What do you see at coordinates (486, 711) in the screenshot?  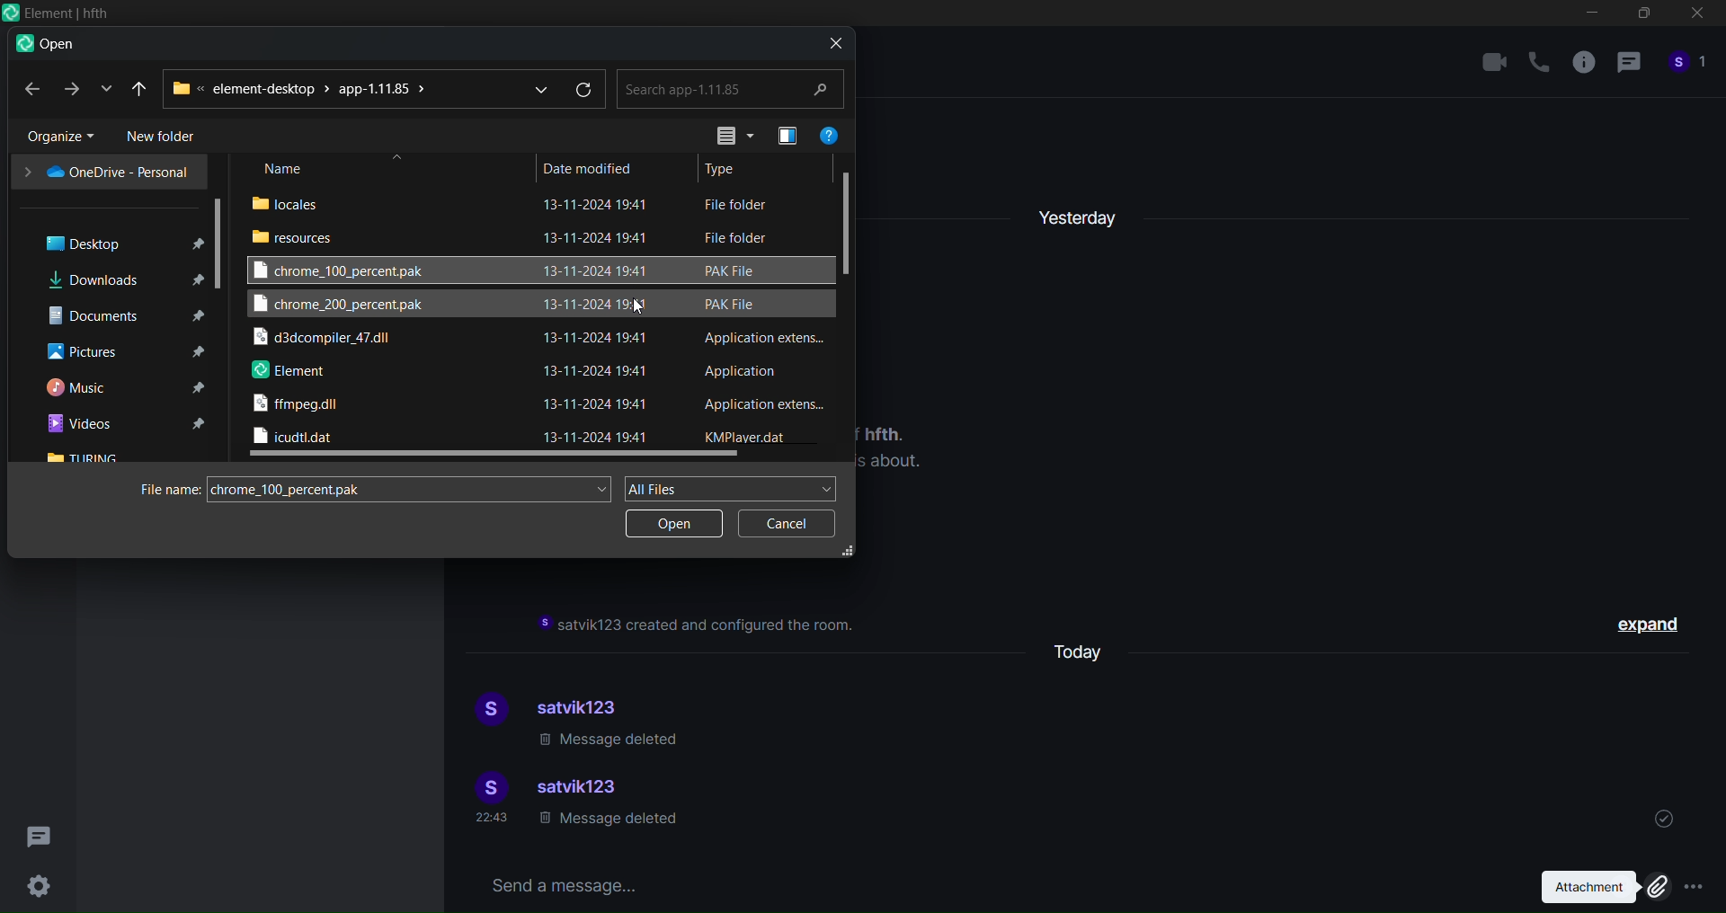 I see `display picture` at bounding box center [486, 711].